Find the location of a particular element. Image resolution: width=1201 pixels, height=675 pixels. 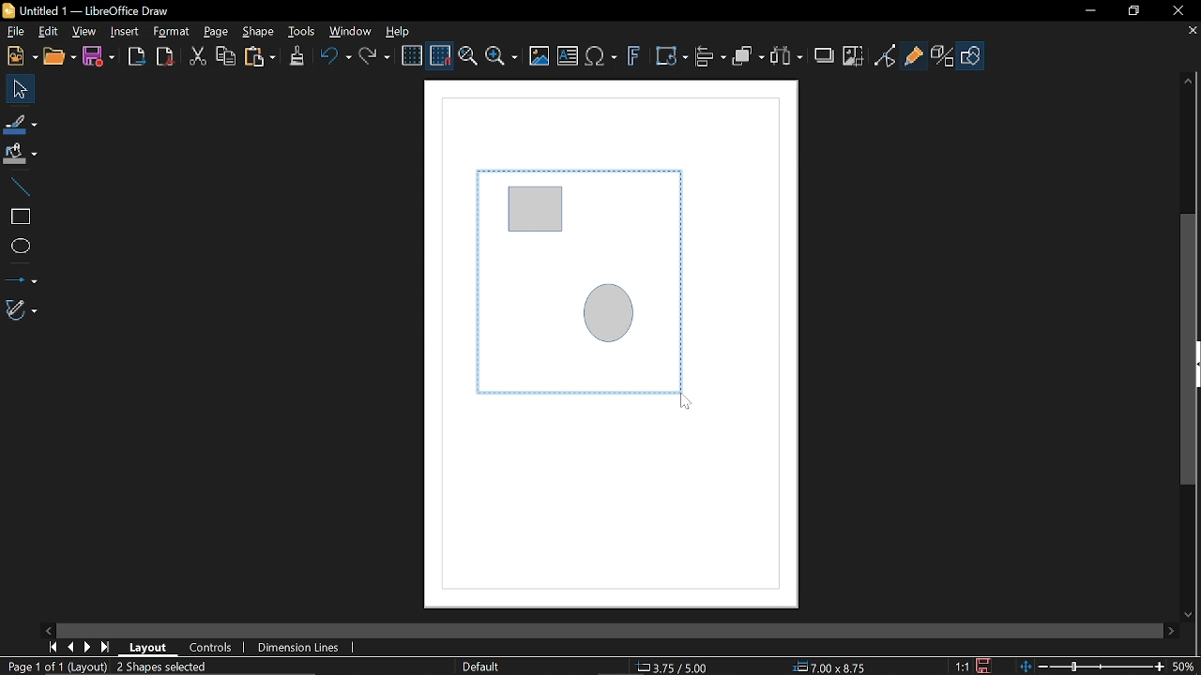

Slide master name is located at coordinates (485, 667).